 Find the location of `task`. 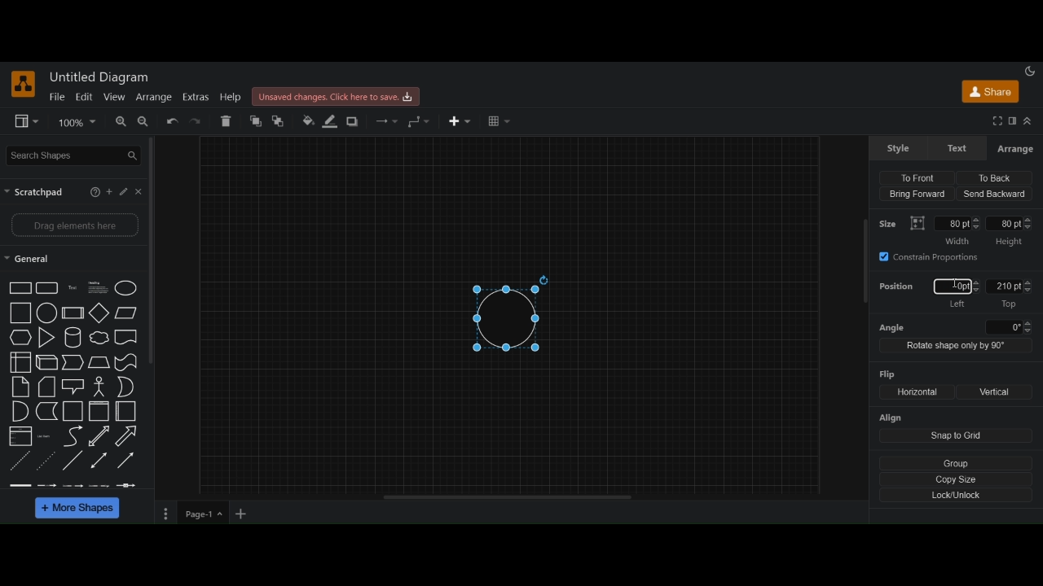

task is located at coordinates (74, 287).